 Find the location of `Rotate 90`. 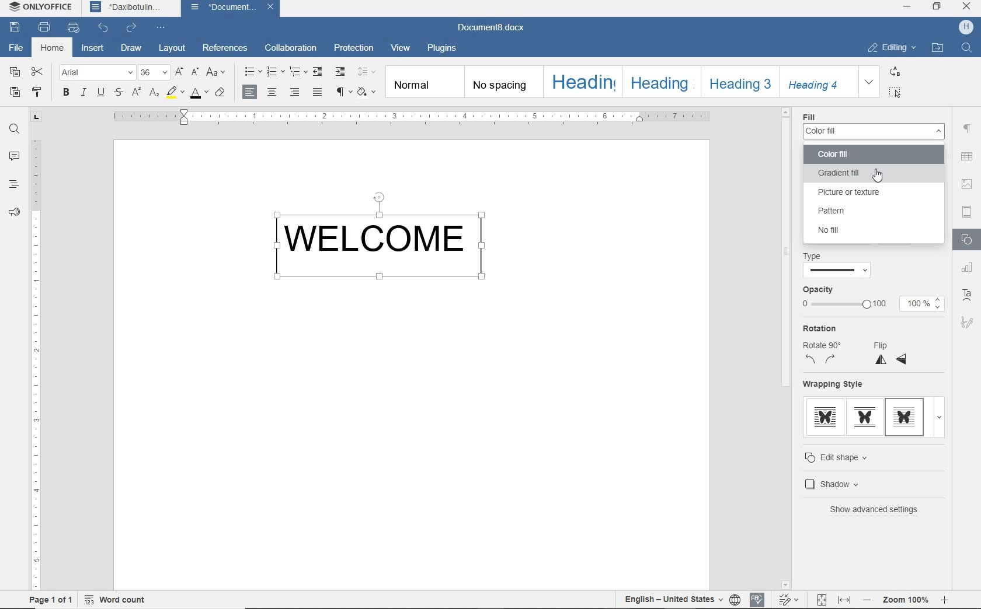

Rotate 90 is located at coordinates (826, 344).